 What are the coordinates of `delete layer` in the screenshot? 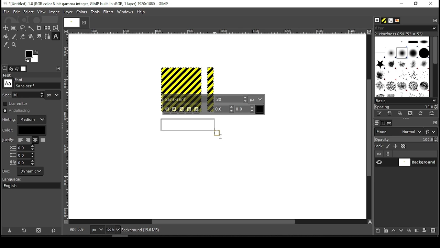 It's located at (433, 230).